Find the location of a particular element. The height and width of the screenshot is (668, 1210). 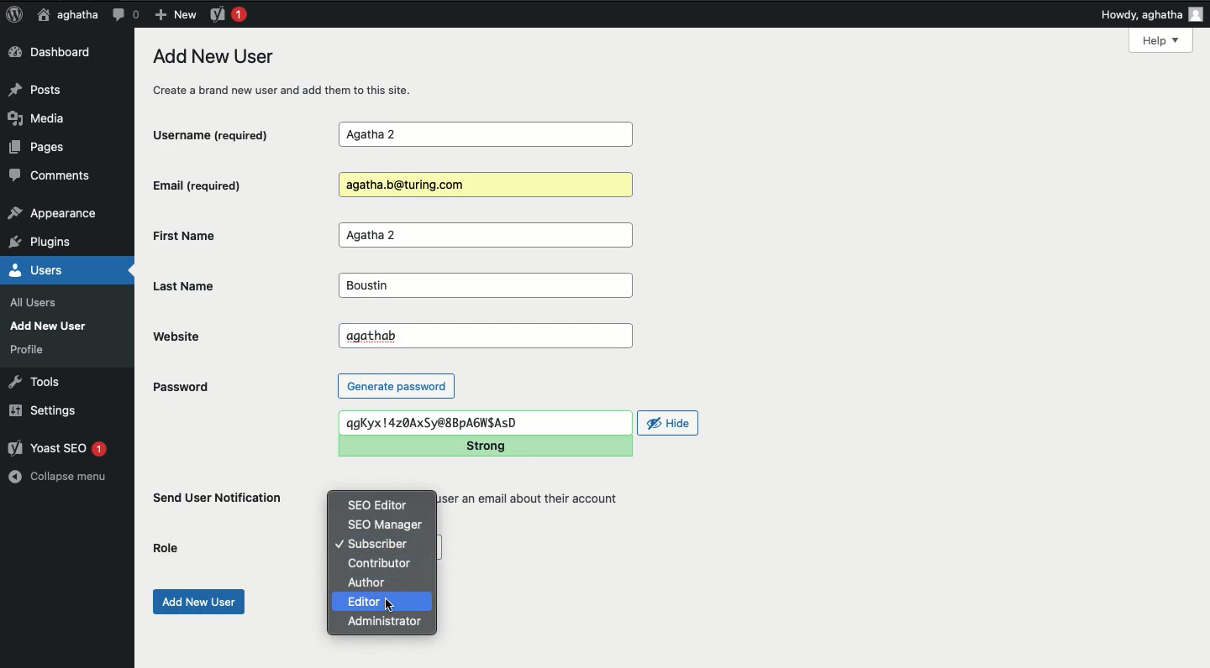

Boustin is located at coordinates (483, 286).